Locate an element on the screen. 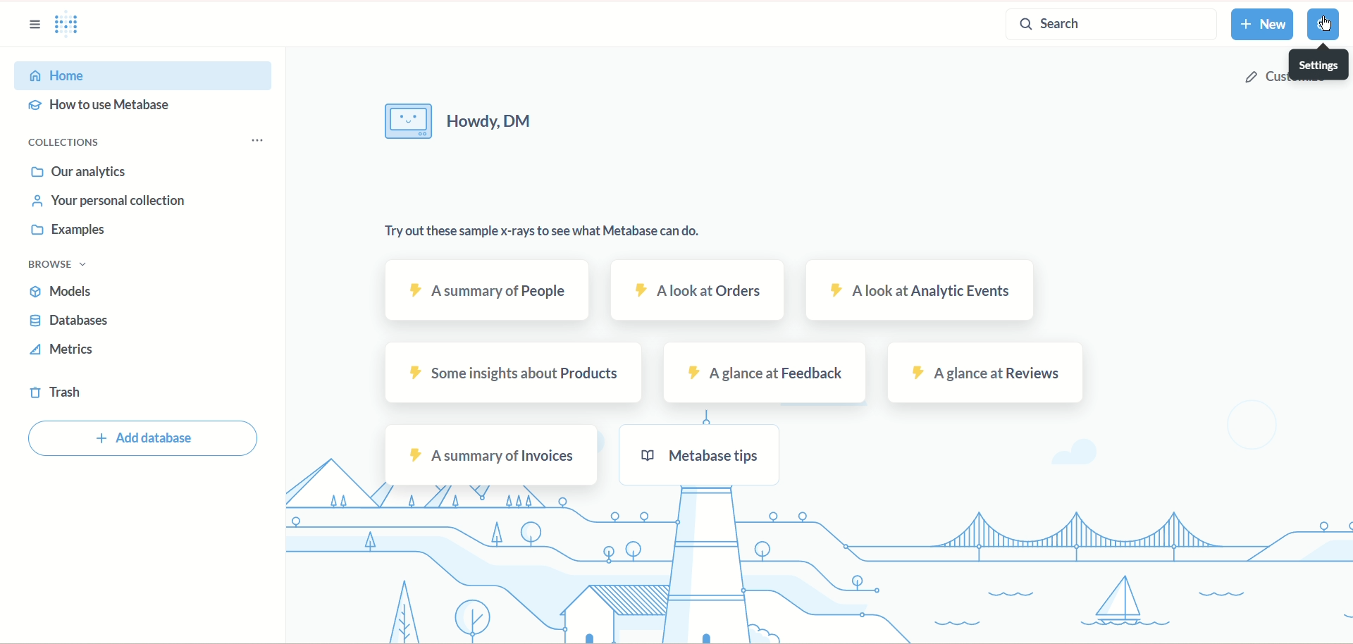 The width and height of the screenshot is (1353, 644). our analytics is located at coordinates (80, 173).